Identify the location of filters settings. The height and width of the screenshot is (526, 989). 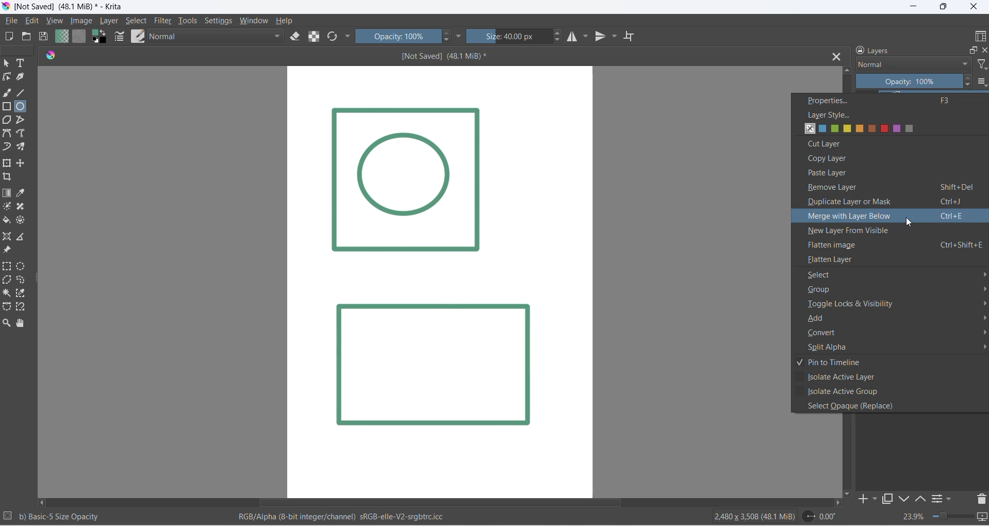
(952, 498).